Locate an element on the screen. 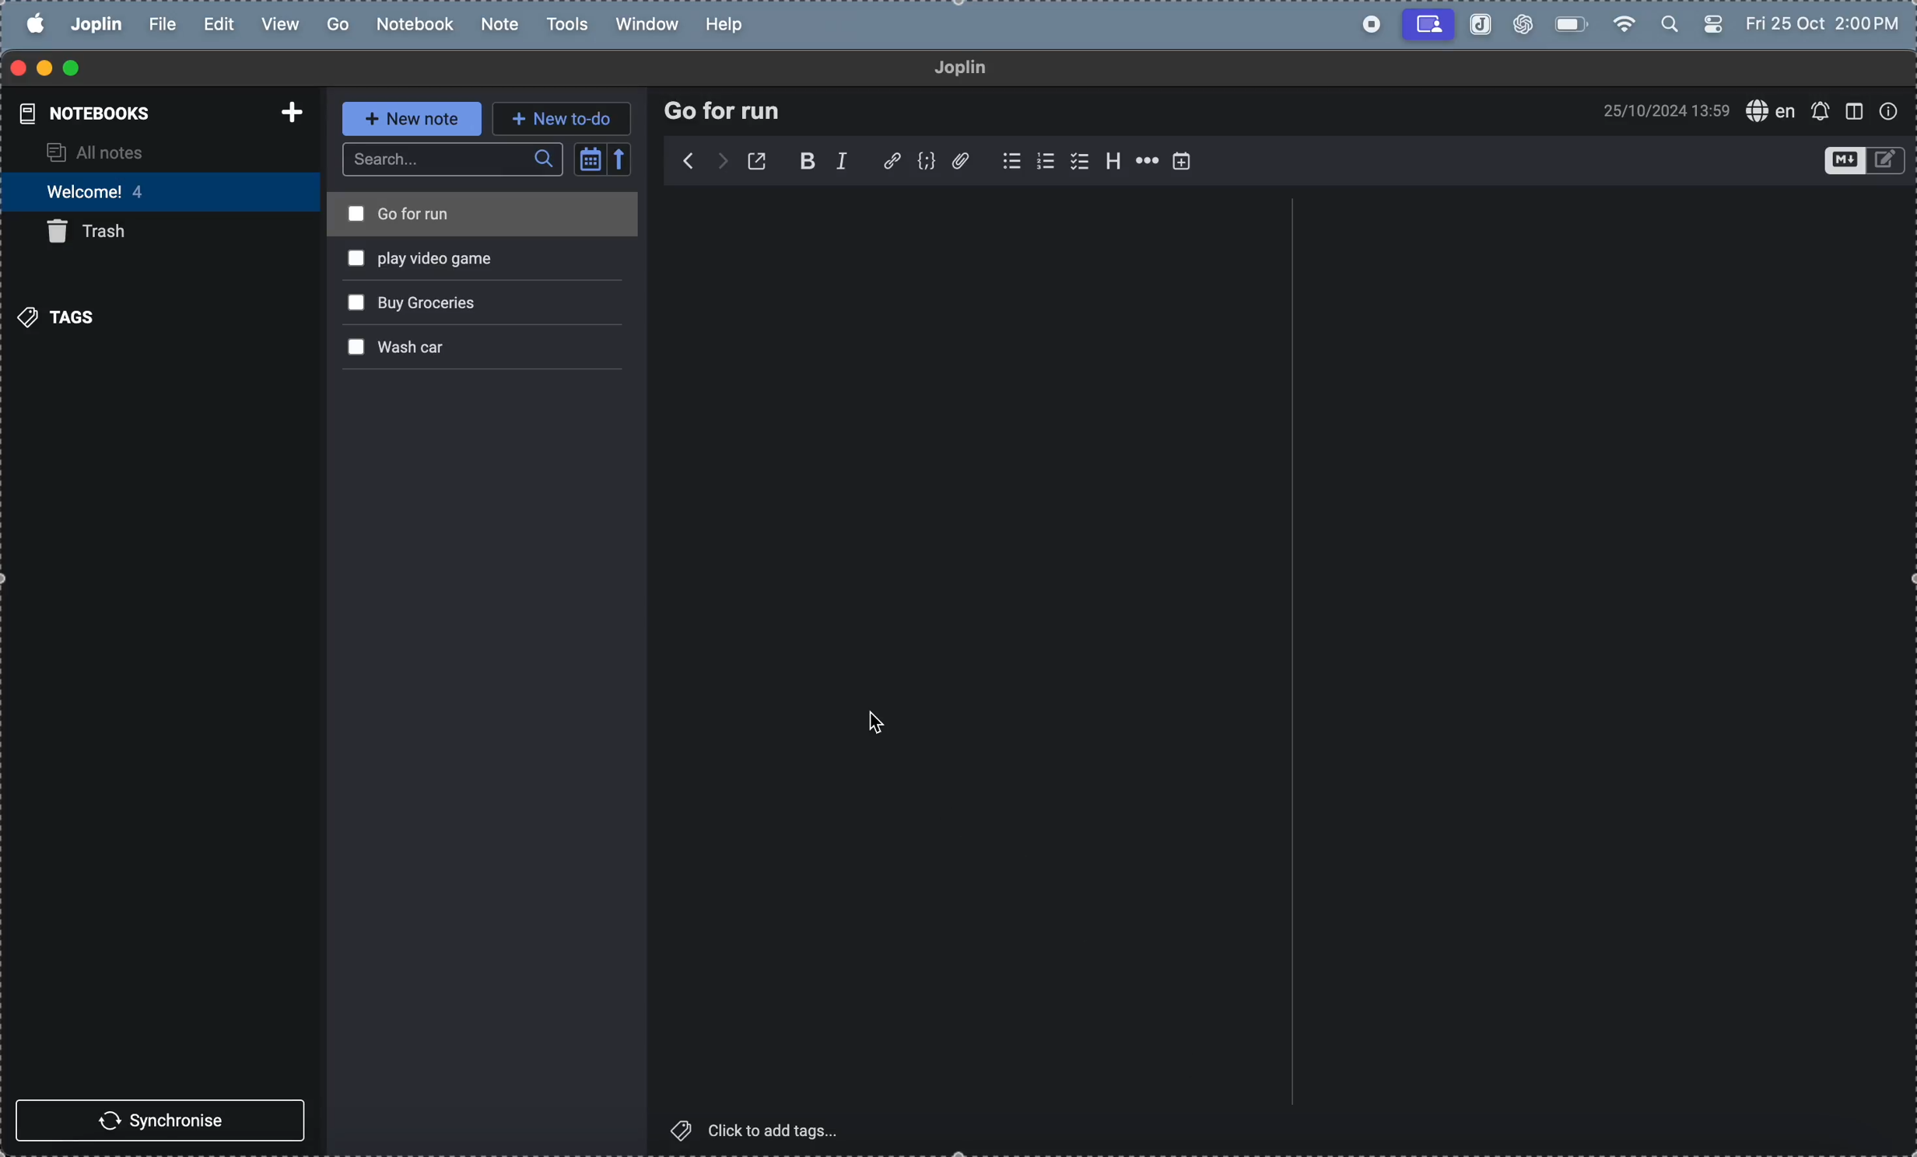  Wash car is located at coordinates (408, 348).